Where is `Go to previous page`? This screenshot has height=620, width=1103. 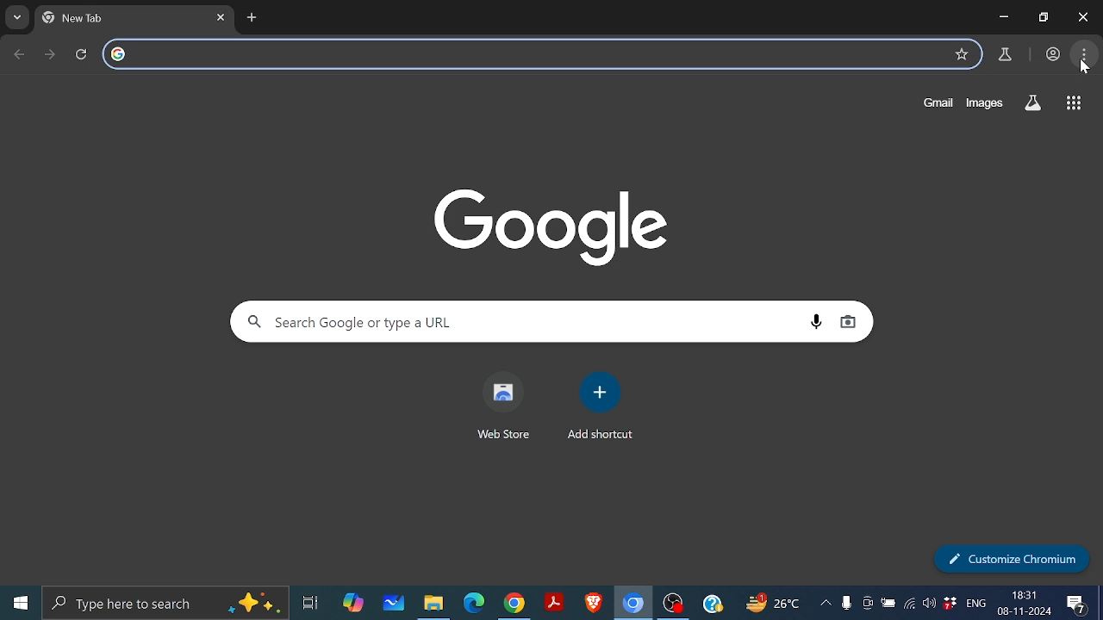
Go to previous page is located at coordinates (21, 54).